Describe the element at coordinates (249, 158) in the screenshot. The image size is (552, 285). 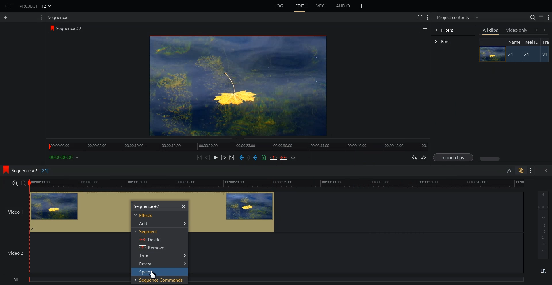
I see `Clear all marks` at that location.